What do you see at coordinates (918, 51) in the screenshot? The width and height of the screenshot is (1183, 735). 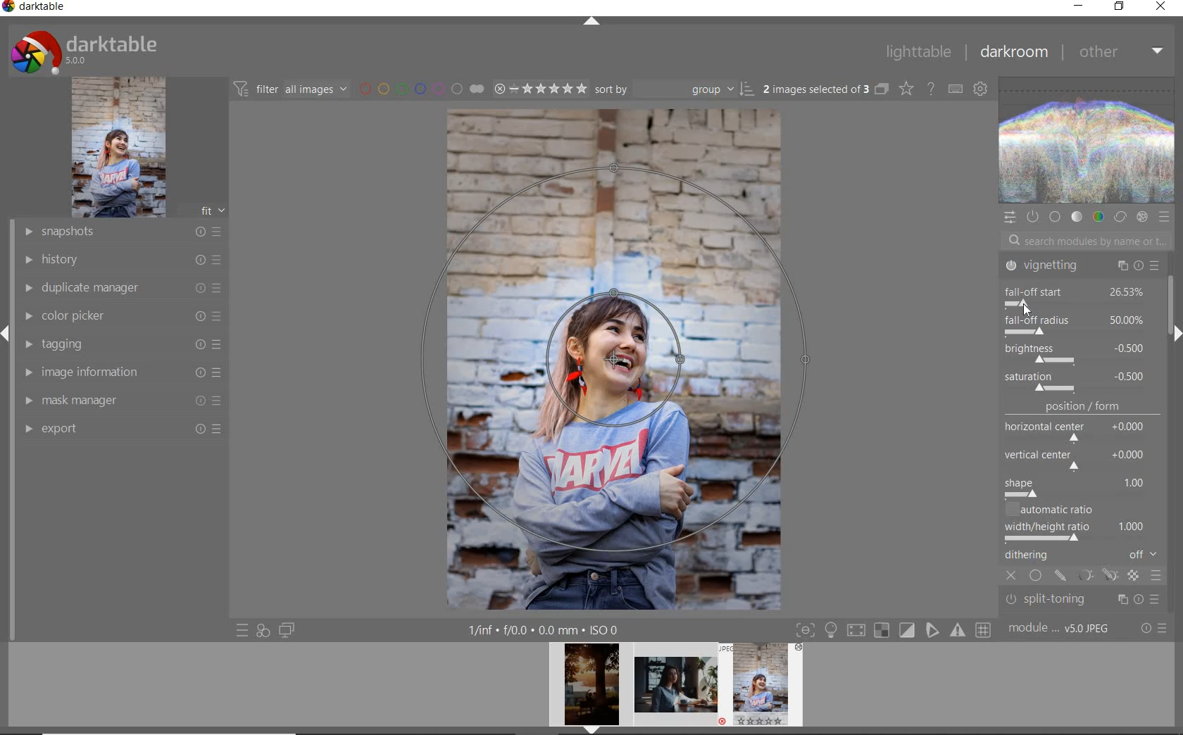 I see `LIGHTTABLE` at bounding box center [918, 51].